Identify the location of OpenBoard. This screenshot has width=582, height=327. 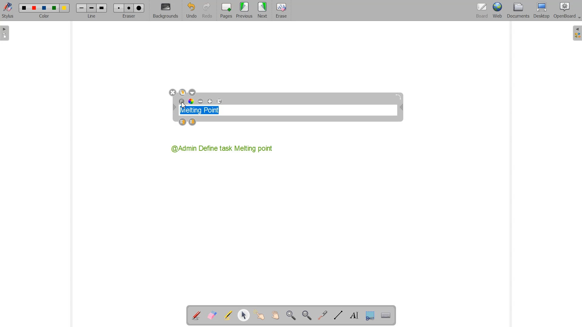
(564, 11).